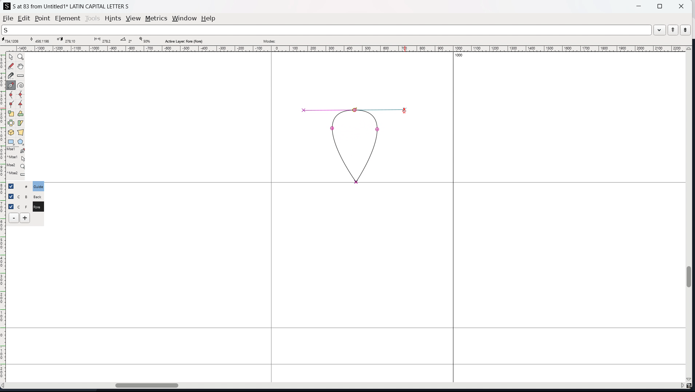  What do you see at coordinates (21, 104) in the screenshot?
I see `add a tangent point` at bounding box center [21, 104].